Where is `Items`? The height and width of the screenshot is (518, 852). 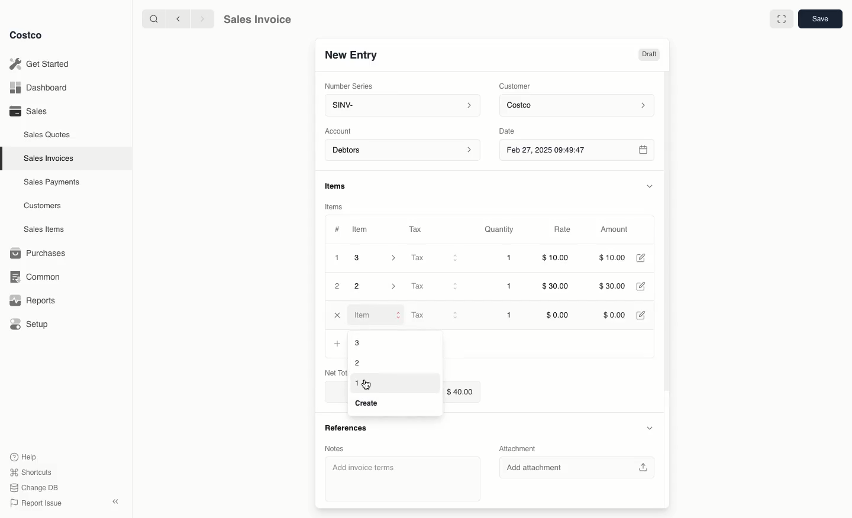 Items is located at coordinates (336, 207).